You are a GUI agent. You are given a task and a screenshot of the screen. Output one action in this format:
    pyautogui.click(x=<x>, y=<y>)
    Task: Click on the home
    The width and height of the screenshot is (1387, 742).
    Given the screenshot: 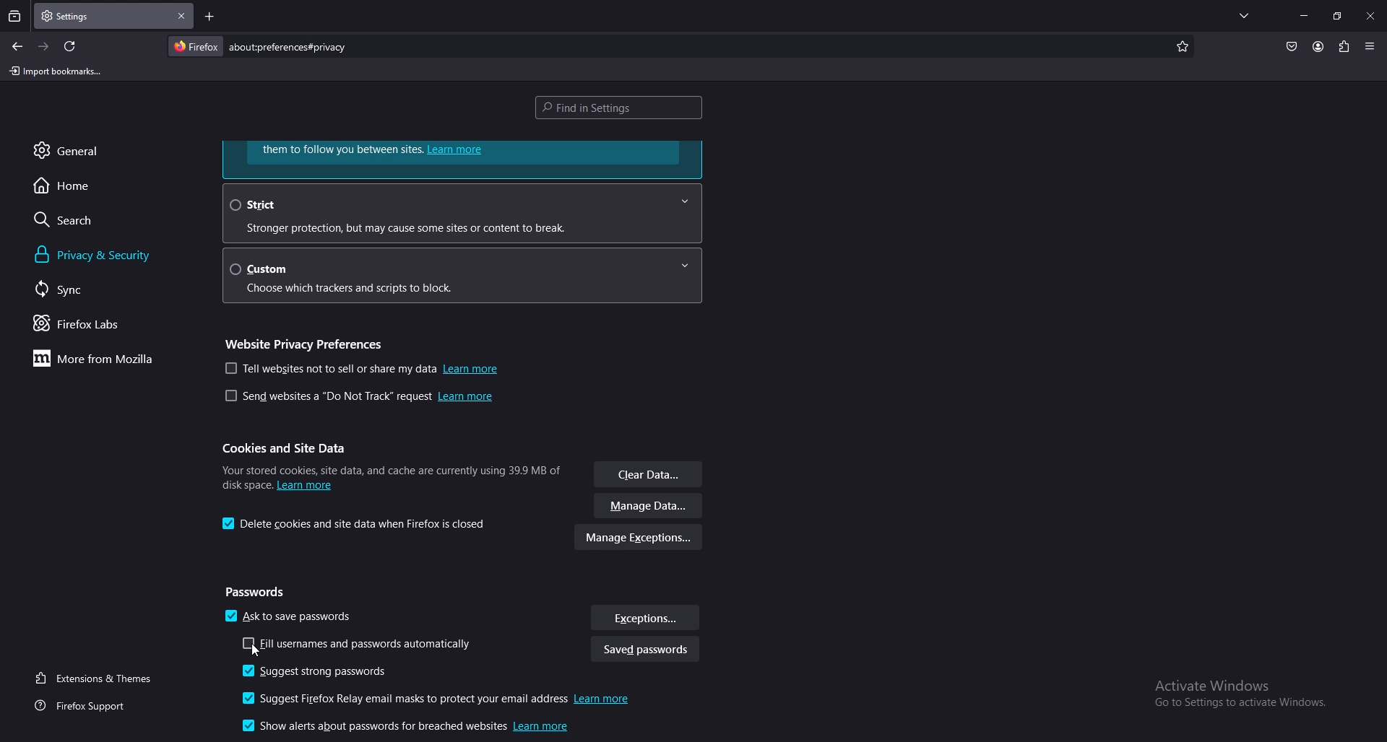 What is the action you would take?
    pyautogui.click(x=84, y=186)
    